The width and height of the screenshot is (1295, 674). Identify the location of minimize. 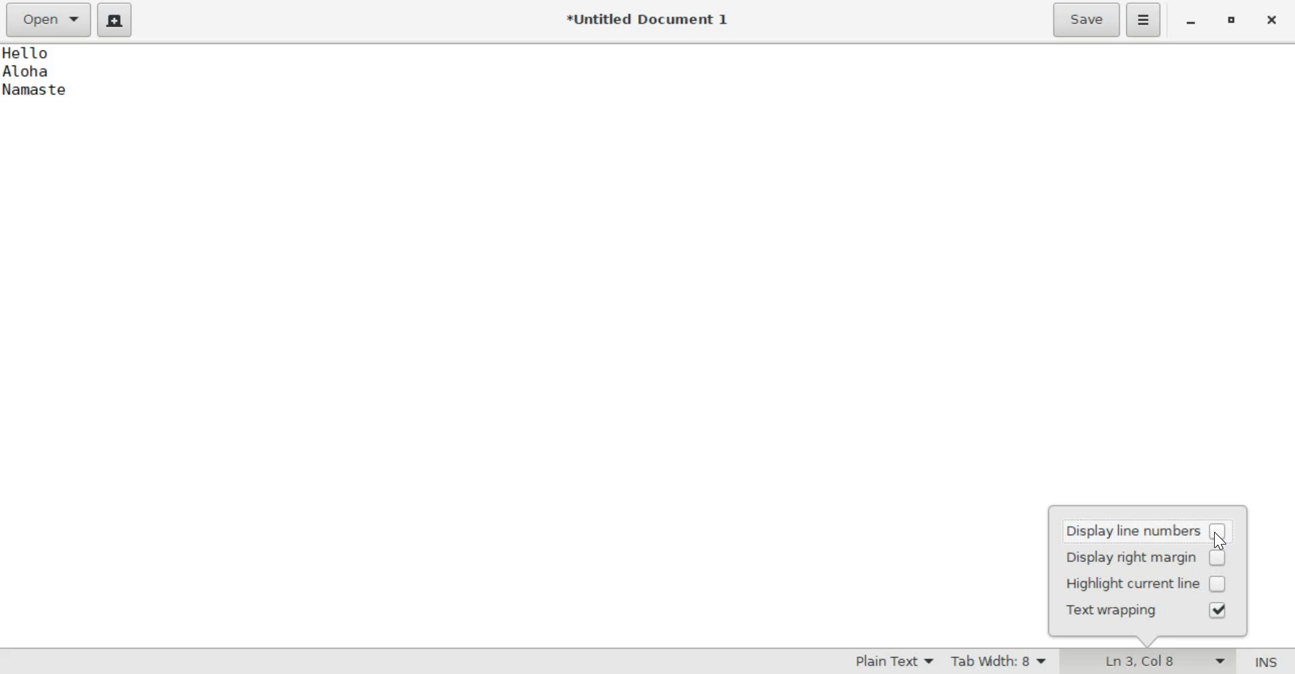
(1191, 21).